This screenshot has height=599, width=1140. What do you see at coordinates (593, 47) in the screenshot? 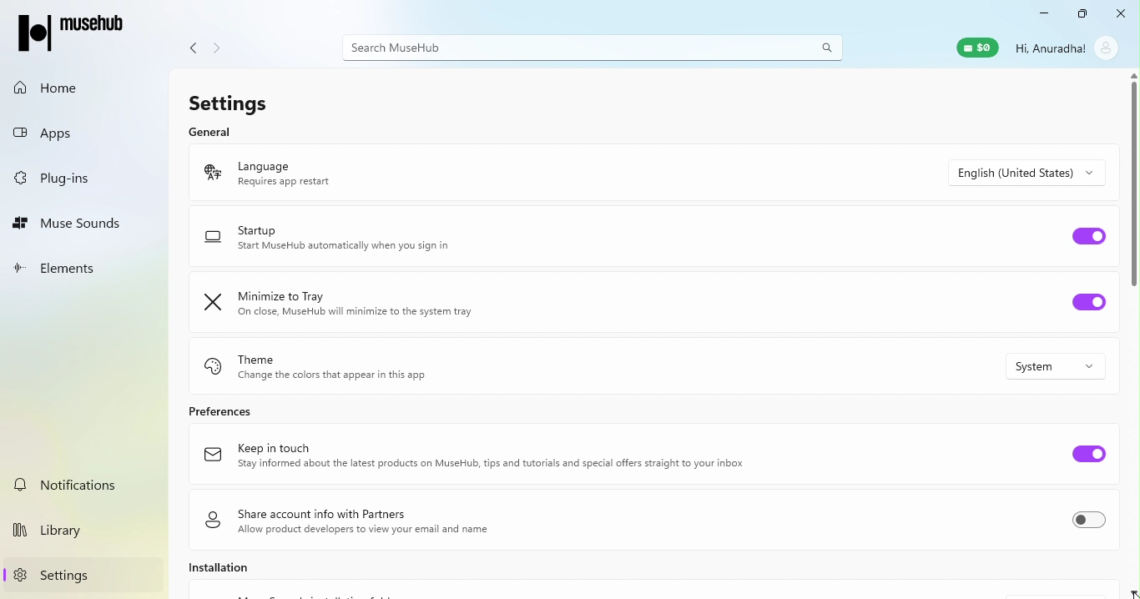
I see `Search bar` at bounding box center [593, 47].